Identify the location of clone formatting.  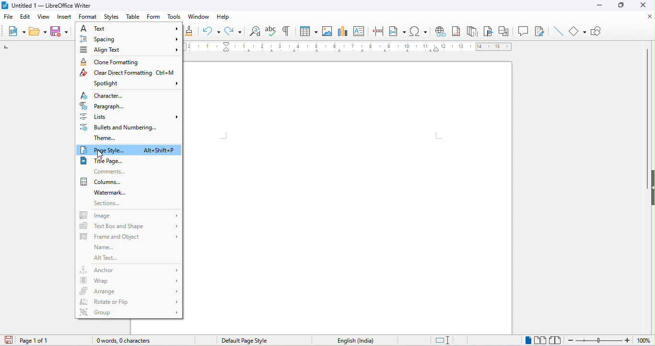
(109, 62).